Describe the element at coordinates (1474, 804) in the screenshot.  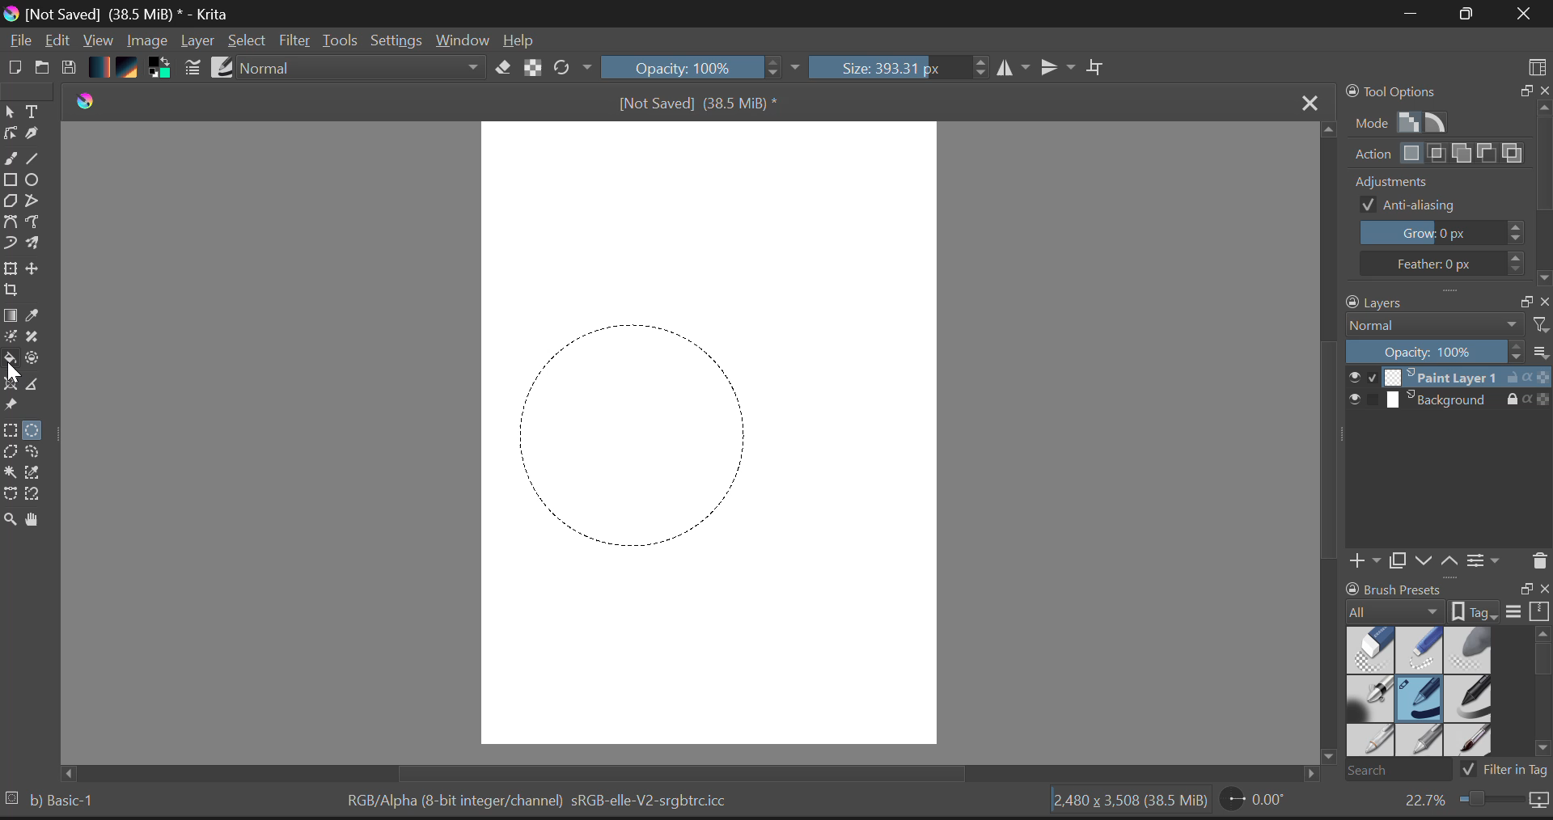
I see `Zoom` at that location.